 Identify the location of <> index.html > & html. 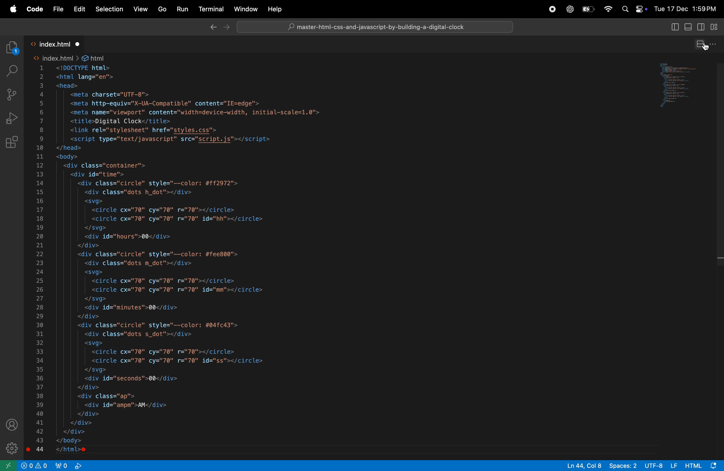
(70, 57).